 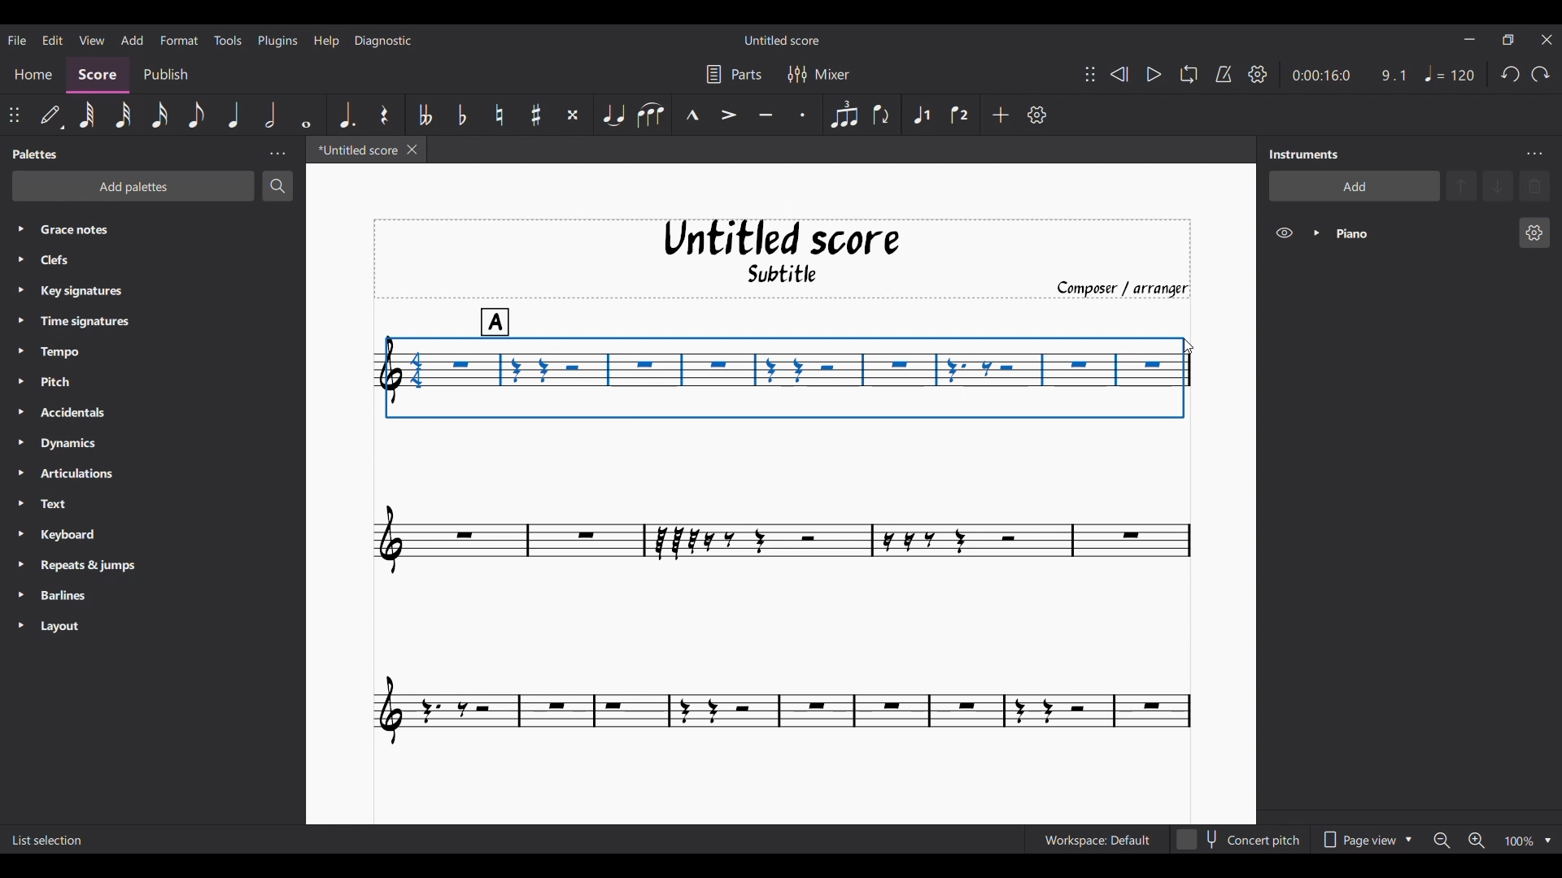 I want to click on Text, so click(x=85, y=505).